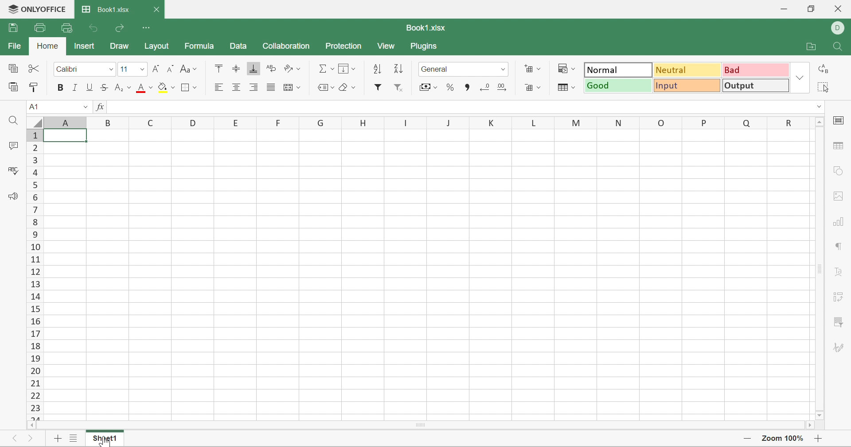 Image resolution: width=851 pixels, height=447 pixels. What do you see at coordinates (754, 85) in the screenshot?
I see `Output` at bounding box center [754, 85].